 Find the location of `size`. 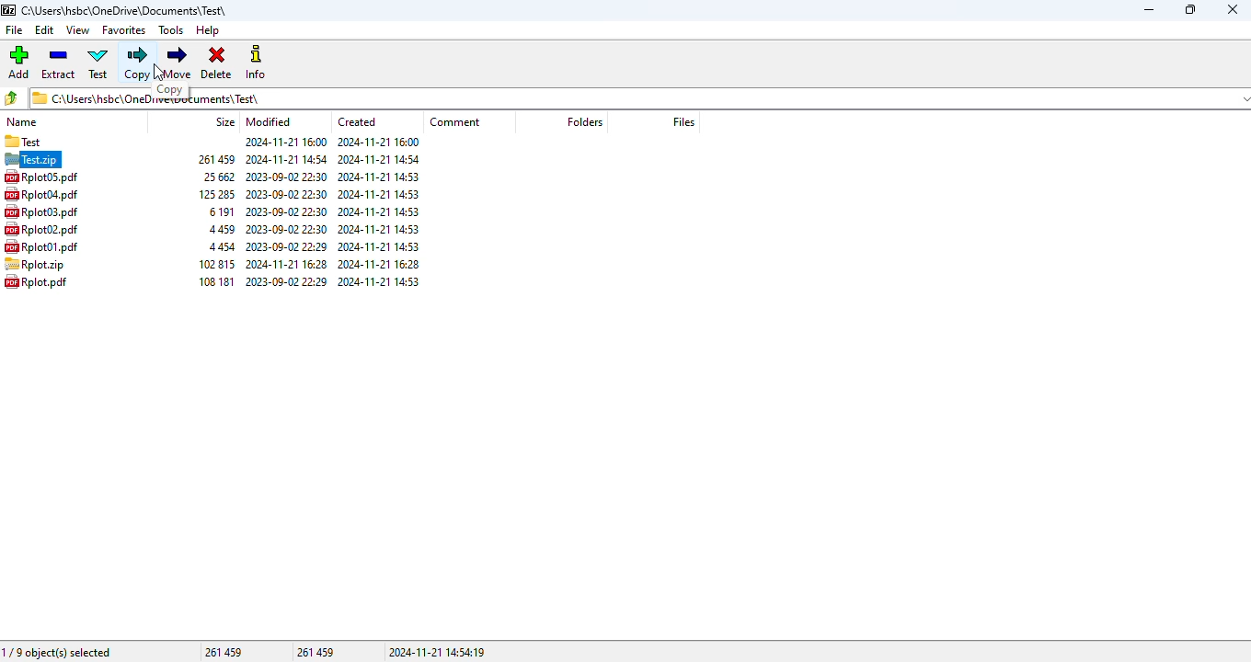

size is located at coordinates (217, 264).